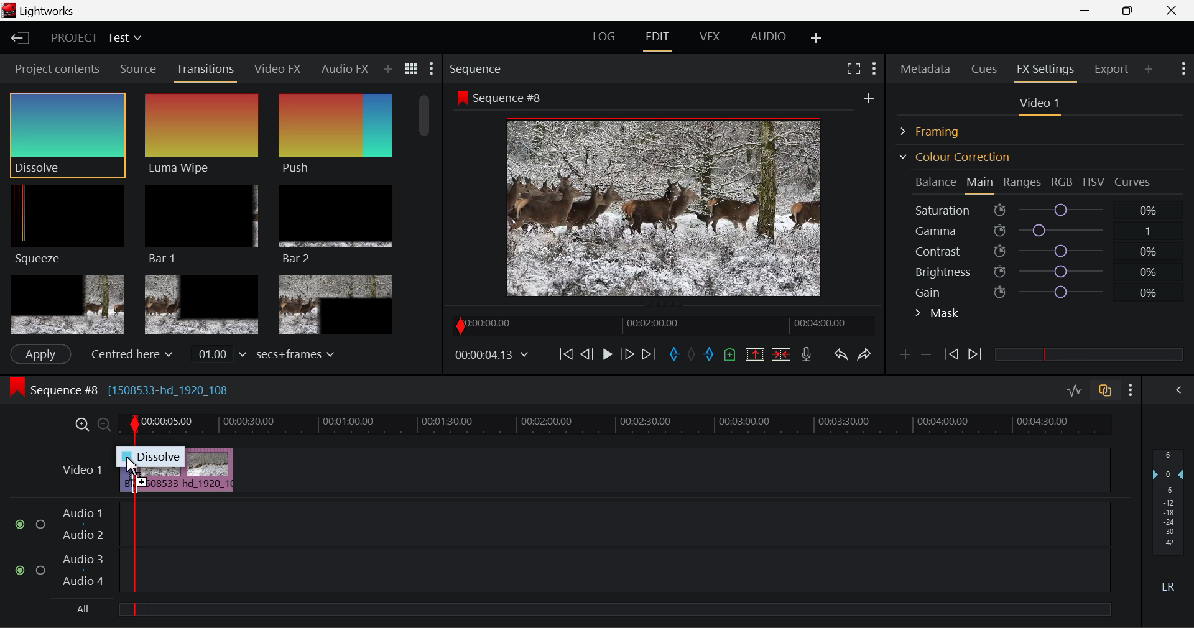  What do you see at coordinates (603, 36) in the screenshot?
I see `LOG Layout` at bounding box center [603, 36].